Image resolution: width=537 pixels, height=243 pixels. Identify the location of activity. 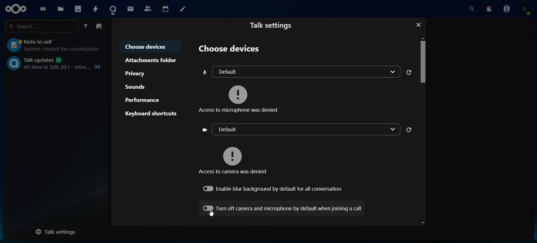
(95, 8).